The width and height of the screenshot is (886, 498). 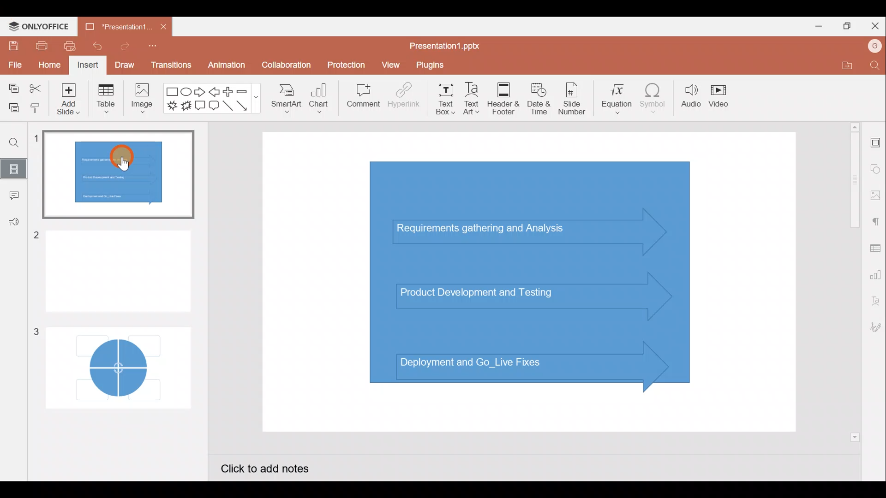 I want to click on Protection, so click(x=344, y=63).